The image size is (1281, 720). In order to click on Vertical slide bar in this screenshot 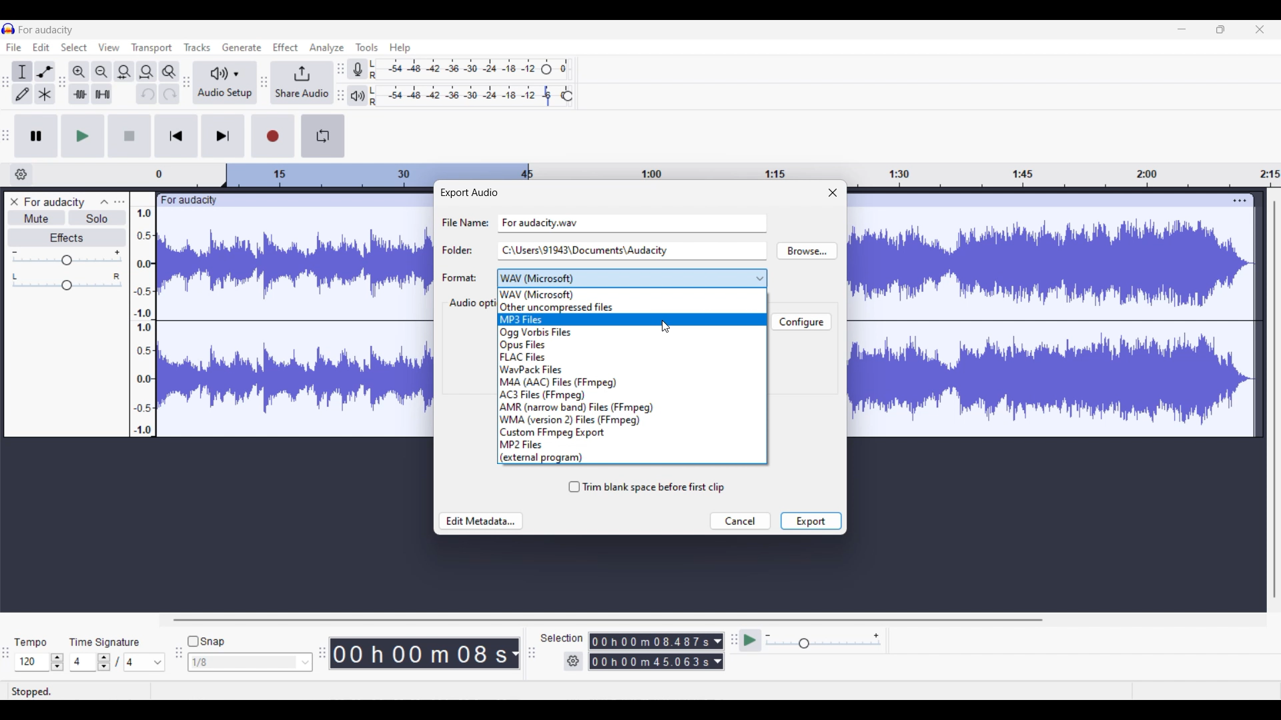, I will do `click(1275, 399)`.